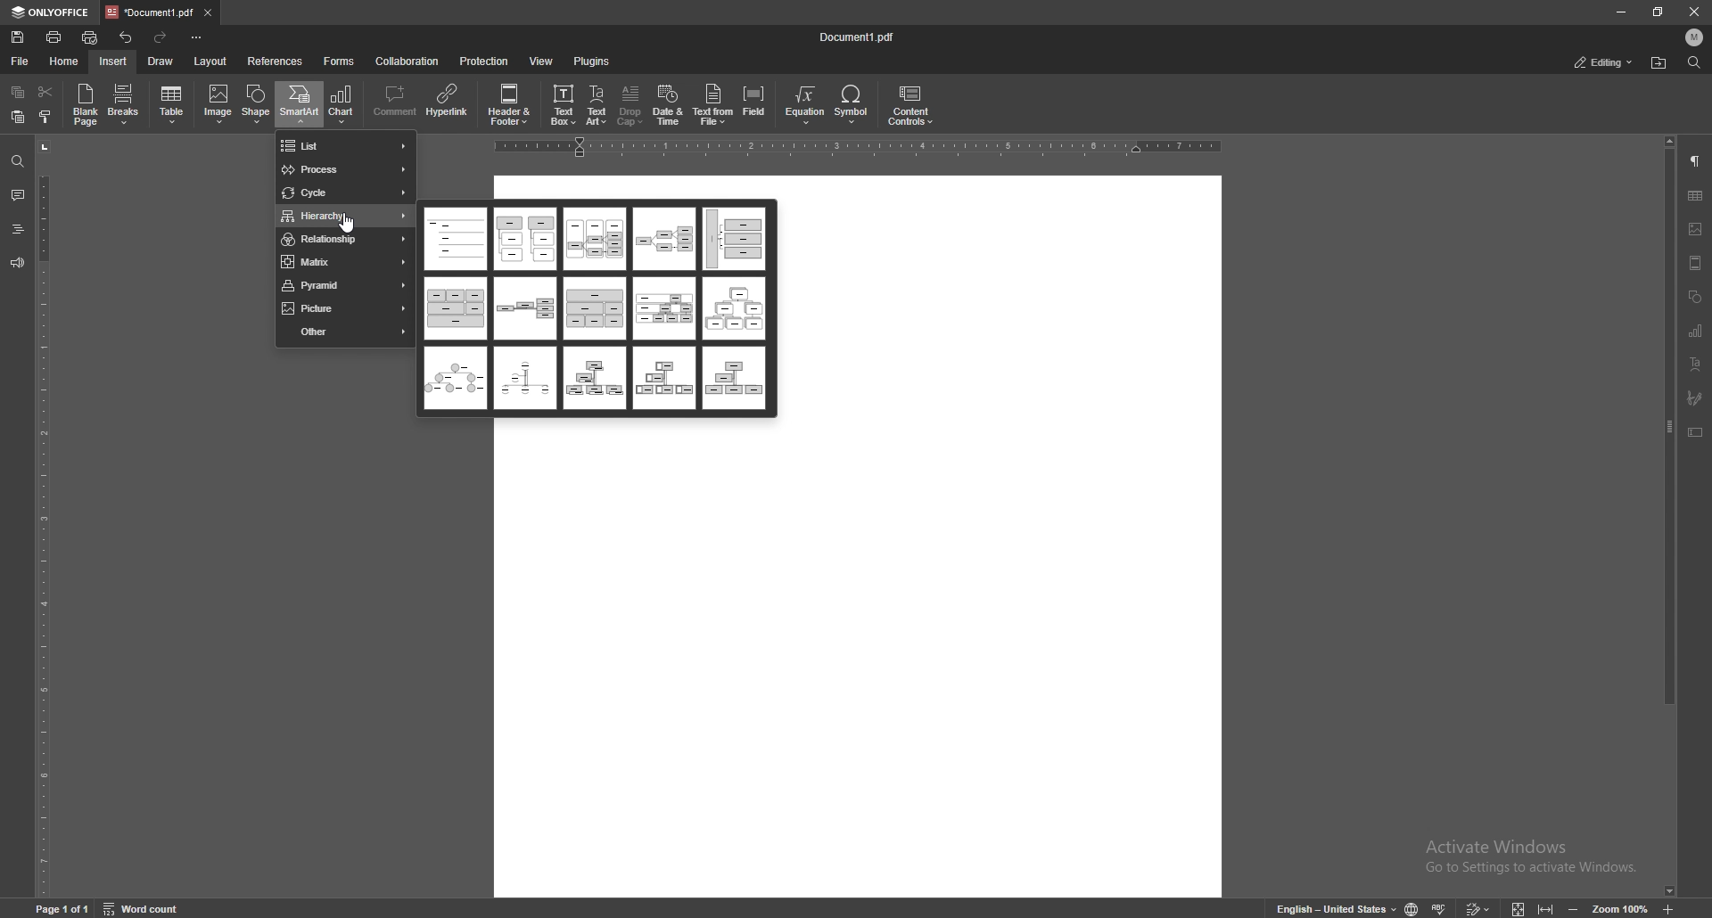  Describe the element at coordinates (1697, 194) in the screenshot. I see `table` at that location.